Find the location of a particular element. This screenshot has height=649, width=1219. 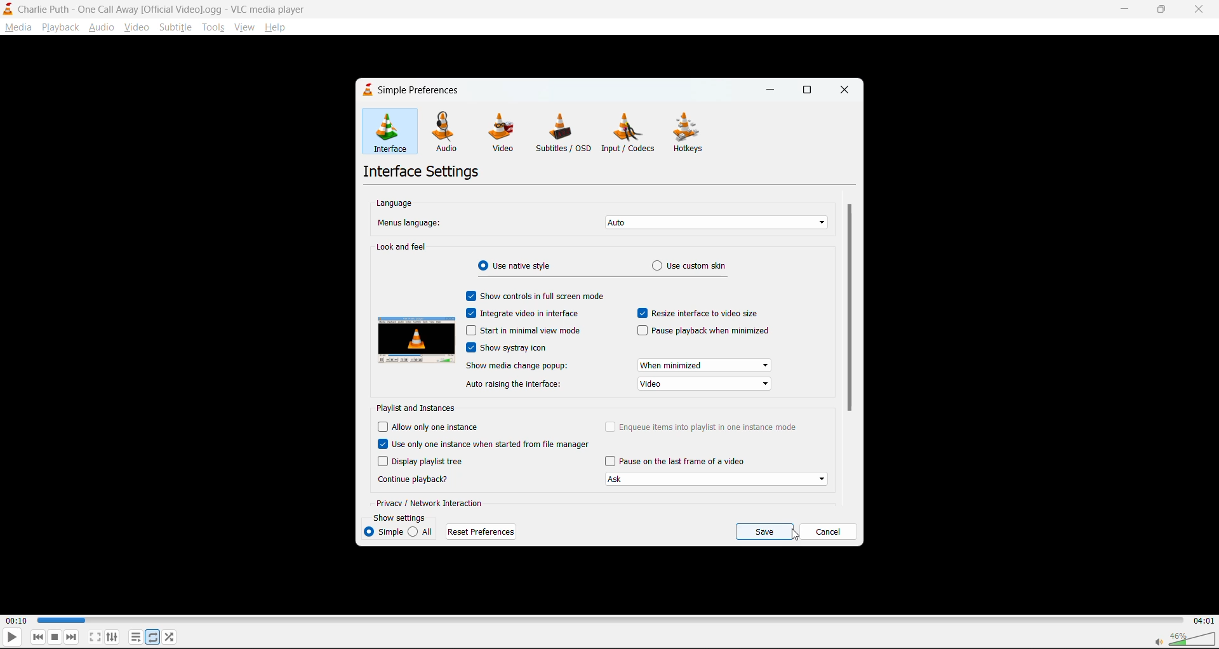

next is located at coordinates (70, 638).